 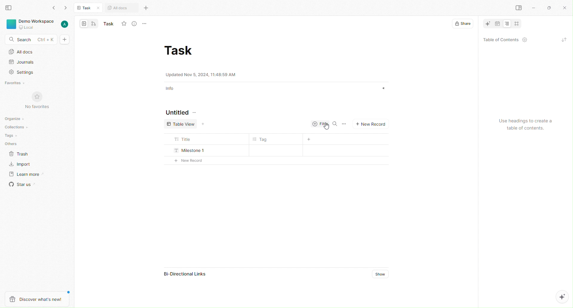 What do you see at coordinates (327, 127) in the screenshot?
I see `Cursor` at bounding box center [327, 127].